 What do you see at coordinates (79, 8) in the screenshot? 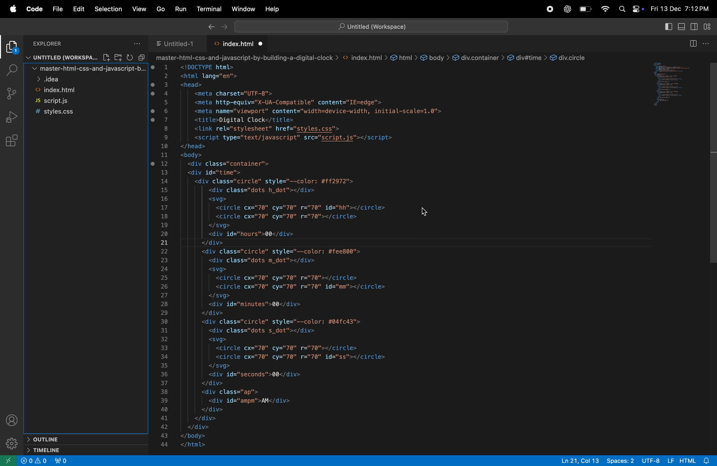
I see `edit` at bounding box center [79, 8].